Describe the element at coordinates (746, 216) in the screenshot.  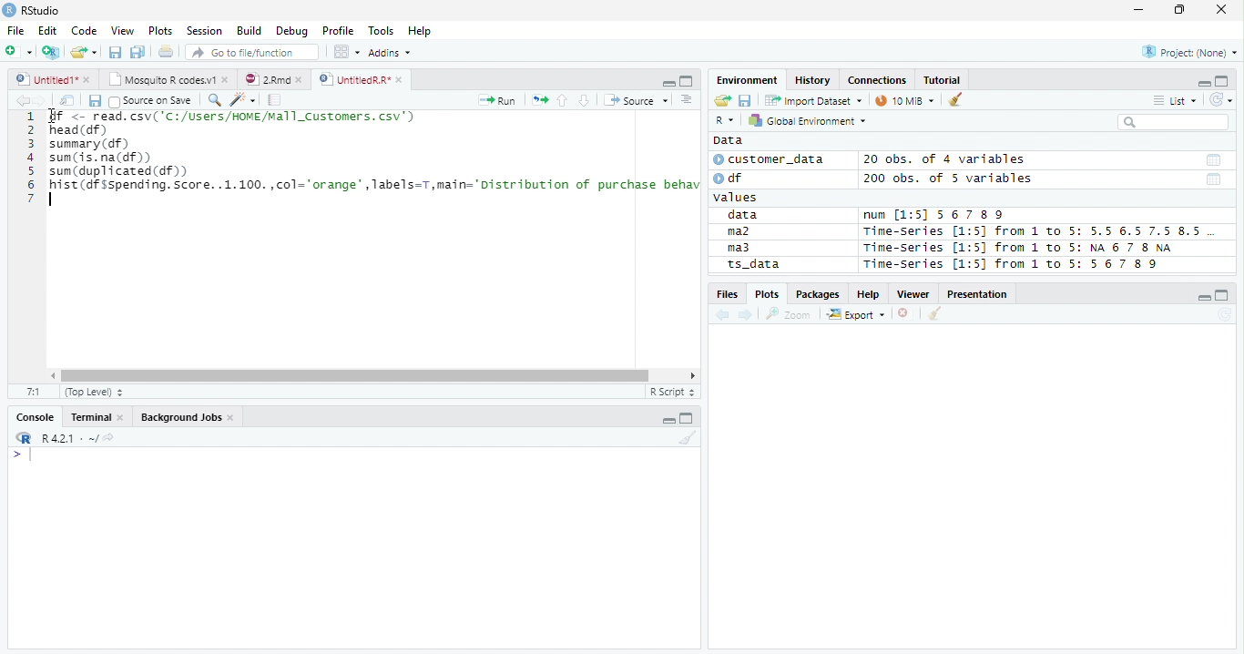
I see `data` at that location.